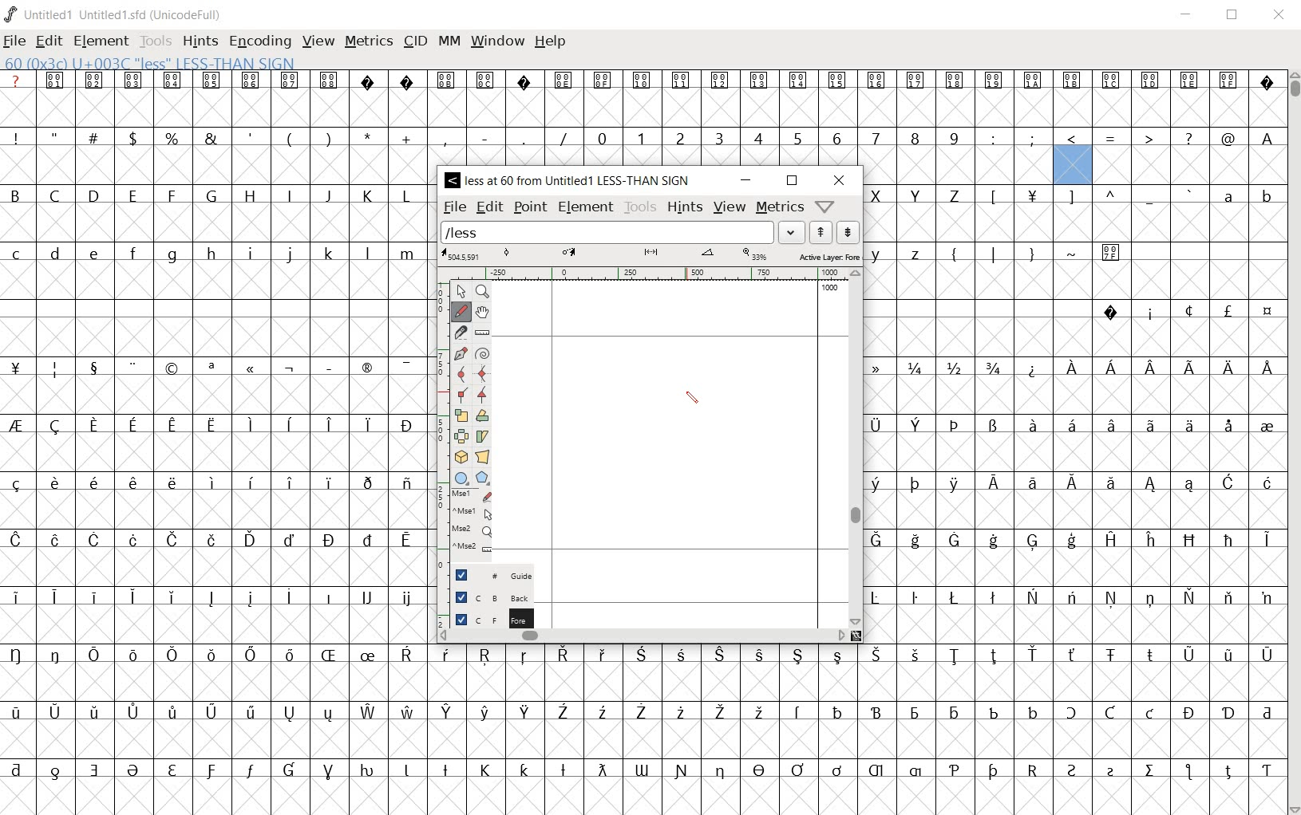  Describe the element at coordinates (491, 575) in the screenshot. I see `guide` at that location.